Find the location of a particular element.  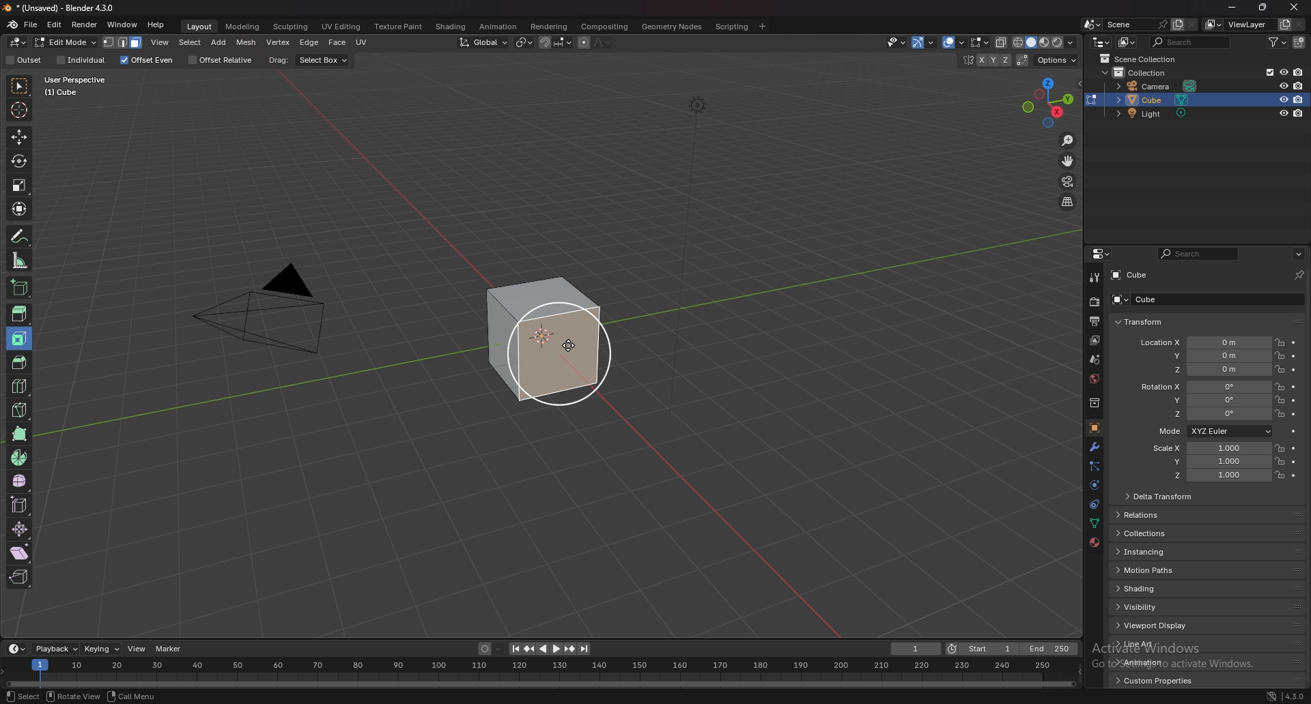

disable in render is located at coordinates (1299, 85).